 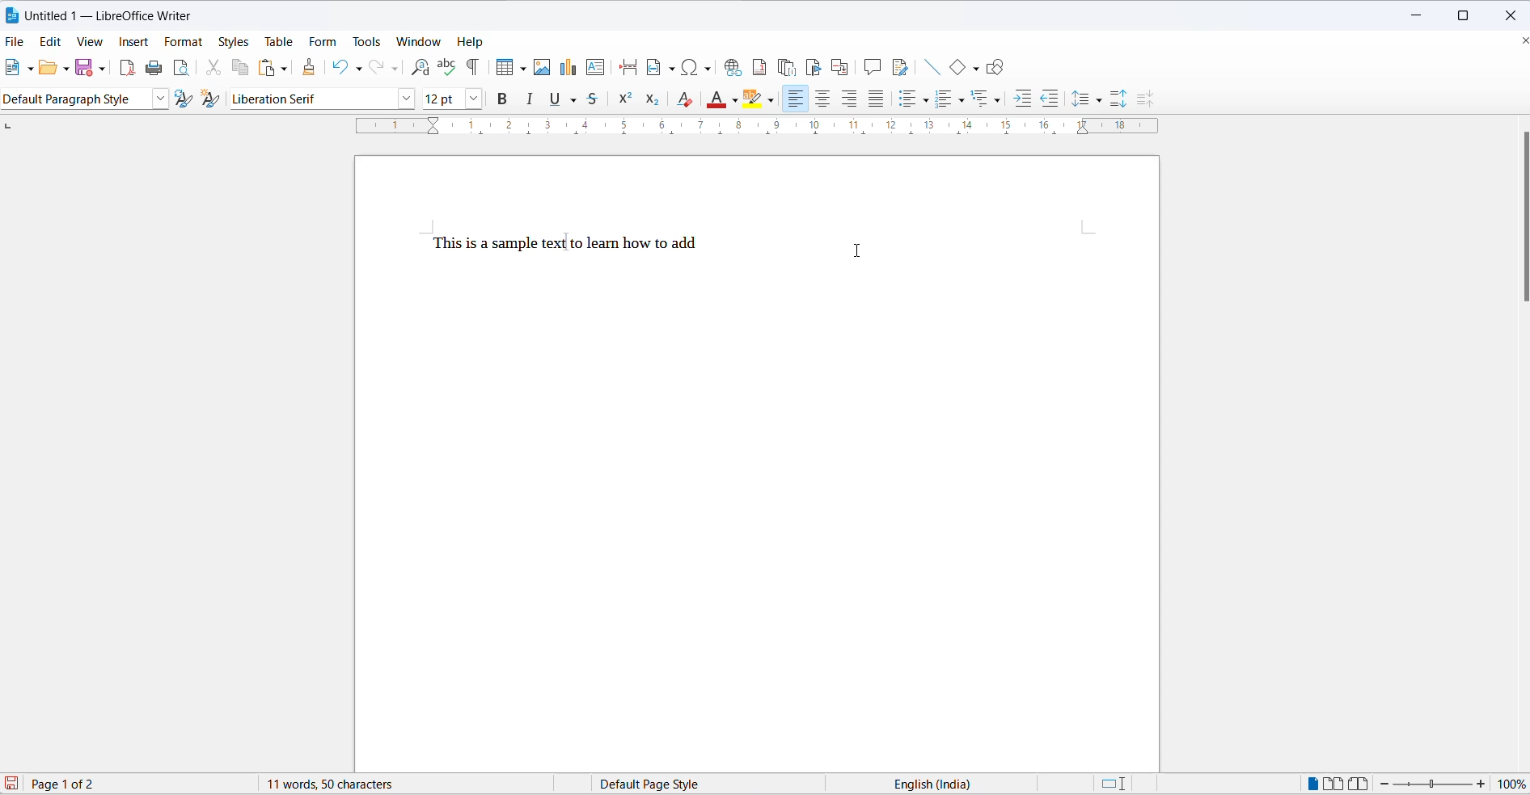 I want to click on text align left, so click(x=796, y=99).